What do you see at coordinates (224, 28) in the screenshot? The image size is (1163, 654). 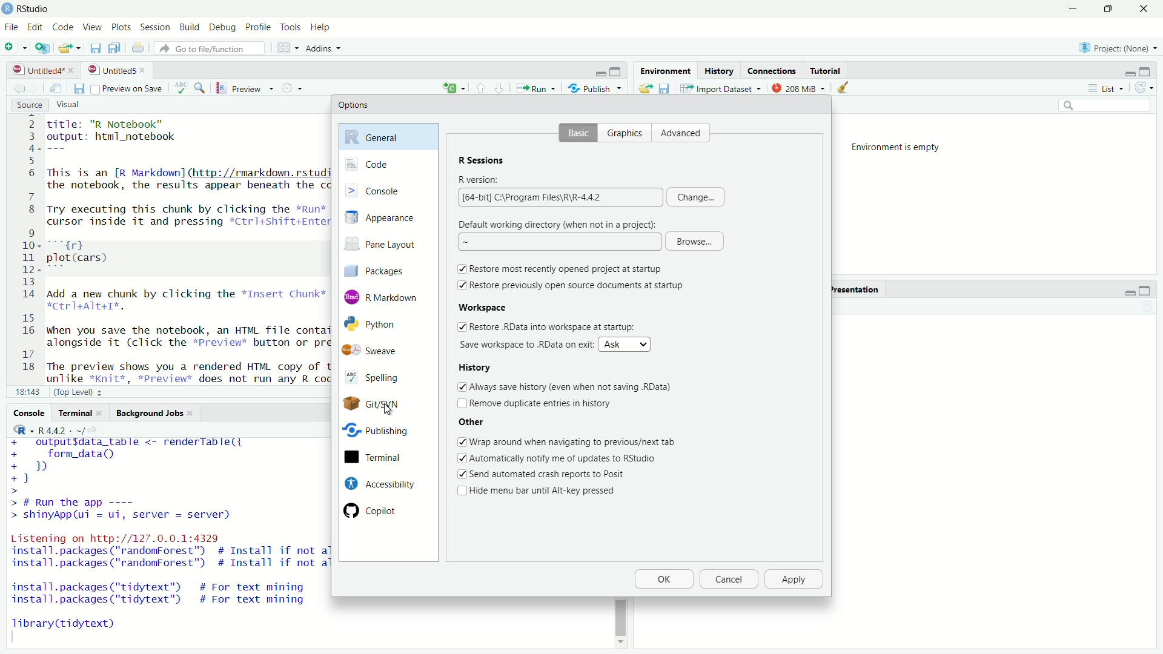 I see `Debug` at bounding box center [224, 28].